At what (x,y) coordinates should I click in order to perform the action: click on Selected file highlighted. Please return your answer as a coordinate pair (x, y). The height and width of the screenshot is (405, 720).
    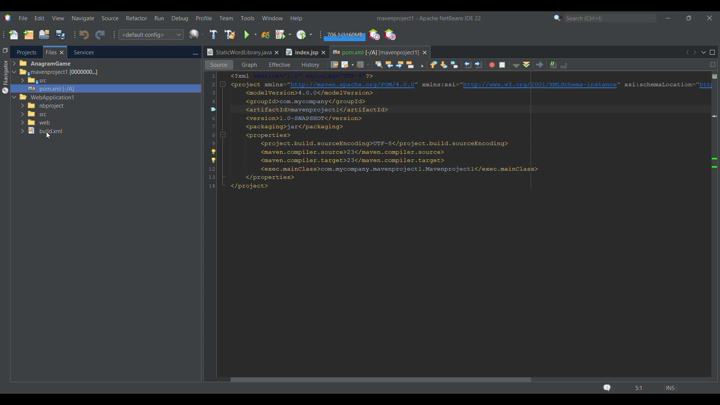
    Looking at the image, I should click on (106, 88).